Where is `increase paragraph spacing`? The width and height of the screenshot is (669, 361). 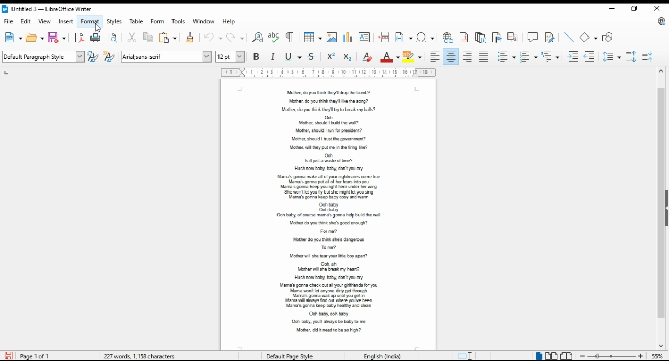
increase paragraph spacing is located at coordinates (632, 56).